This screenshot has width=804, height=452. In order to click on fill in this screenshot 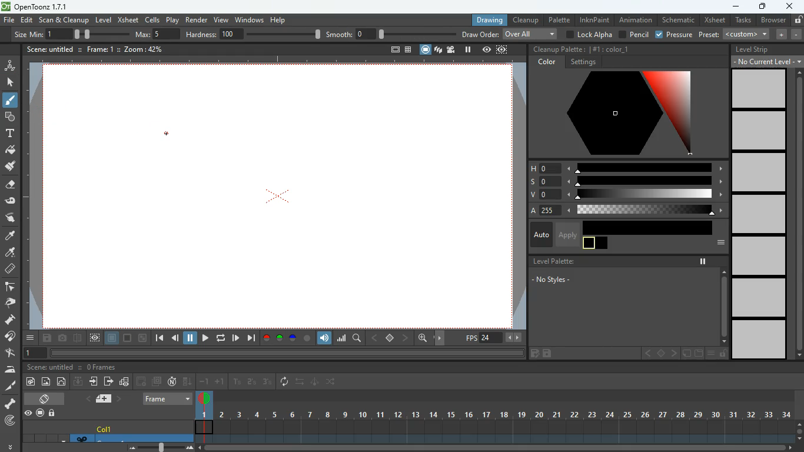, I will do `click(11, 151)`.